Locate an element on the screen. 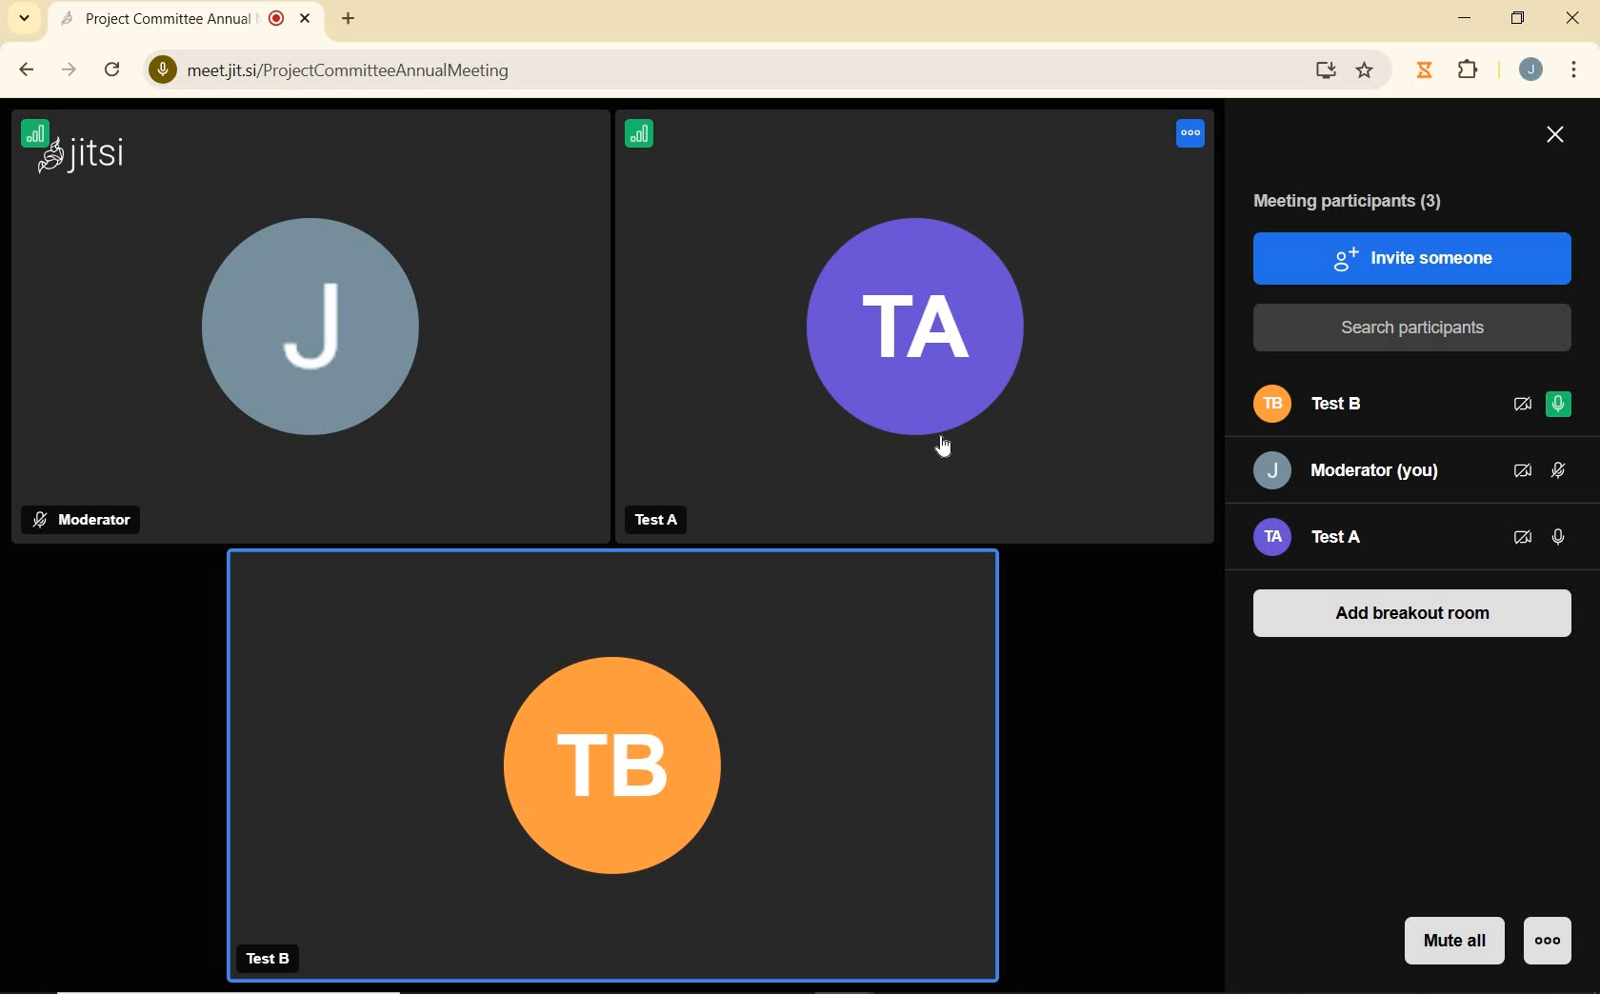  CAMERA is located at coordinates (1524, 539).